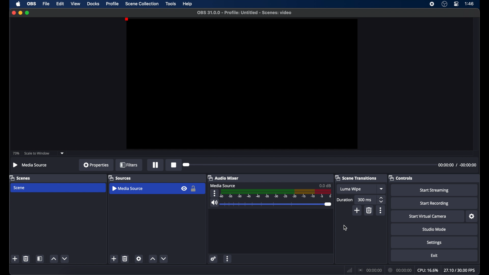 This screenshot has height=275, width=489. I want to click on scene filters, so click(40, 258).